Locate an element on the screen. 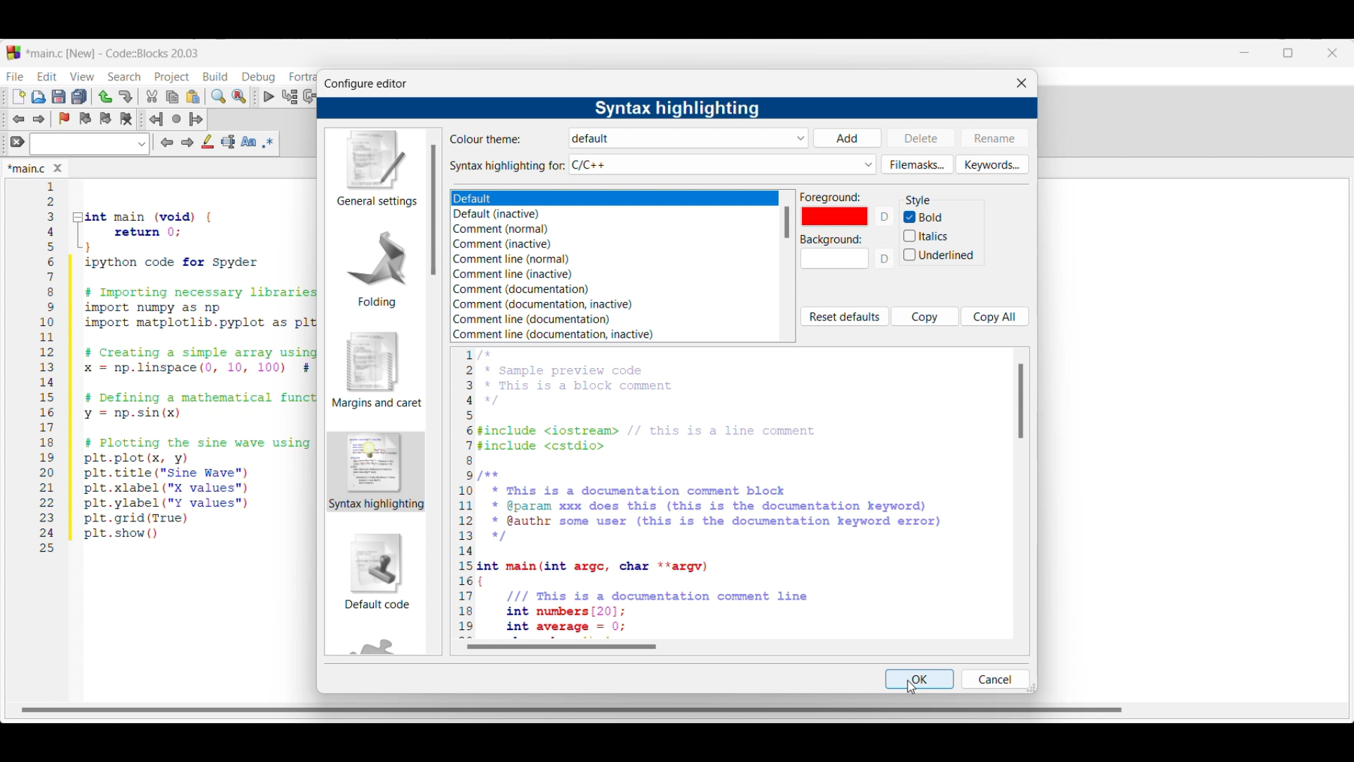 This screenshot has width=1354, height=762. Find is located at coordinates (219, 96).